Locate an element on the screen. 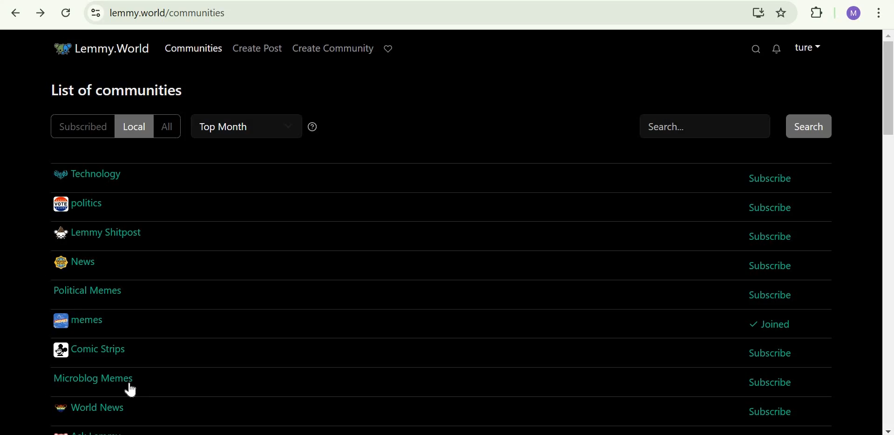 The width and height of the screenshot is (894, 435). lemmy.world/communities is located at coordinates (171, 13).